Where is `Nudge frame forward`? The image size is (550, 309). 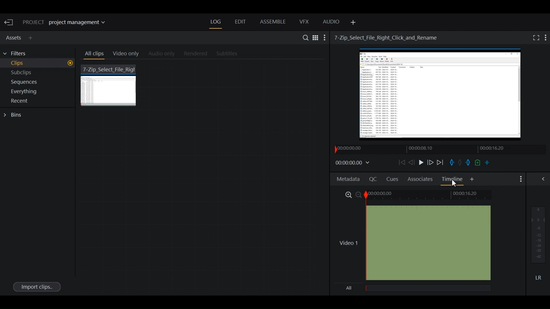 Nudge frame forward is located at coordinates (431, 162).